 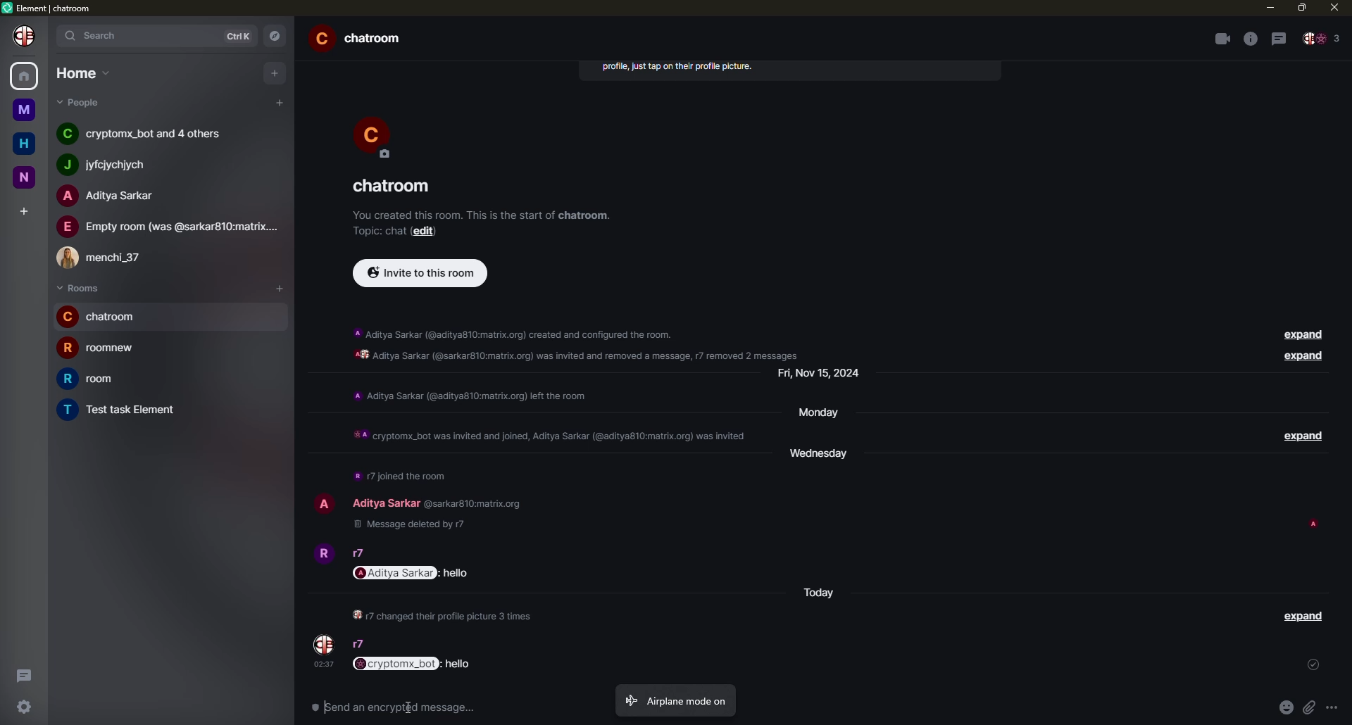 What do you see at coordinates (1306, 436) in the screenshot?
I see `expand` at bounding box center [1306, 436].